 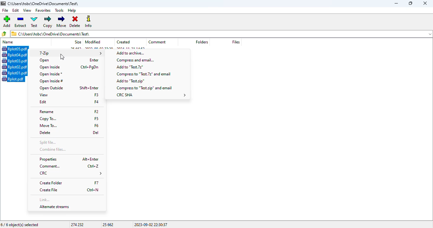 What do you see at coordinates (16, 10) in the screenshot?
I see `edit` at bounding box center [16, 10].